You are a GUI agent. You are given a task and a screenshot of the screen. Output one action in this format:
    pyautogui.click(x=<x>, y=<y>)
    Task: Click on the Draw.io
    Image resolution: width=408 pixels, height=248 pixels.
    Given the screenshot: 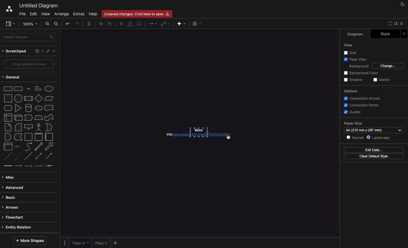 What is the action you would take?
    pyautogui.click(x=6, y=10)
    